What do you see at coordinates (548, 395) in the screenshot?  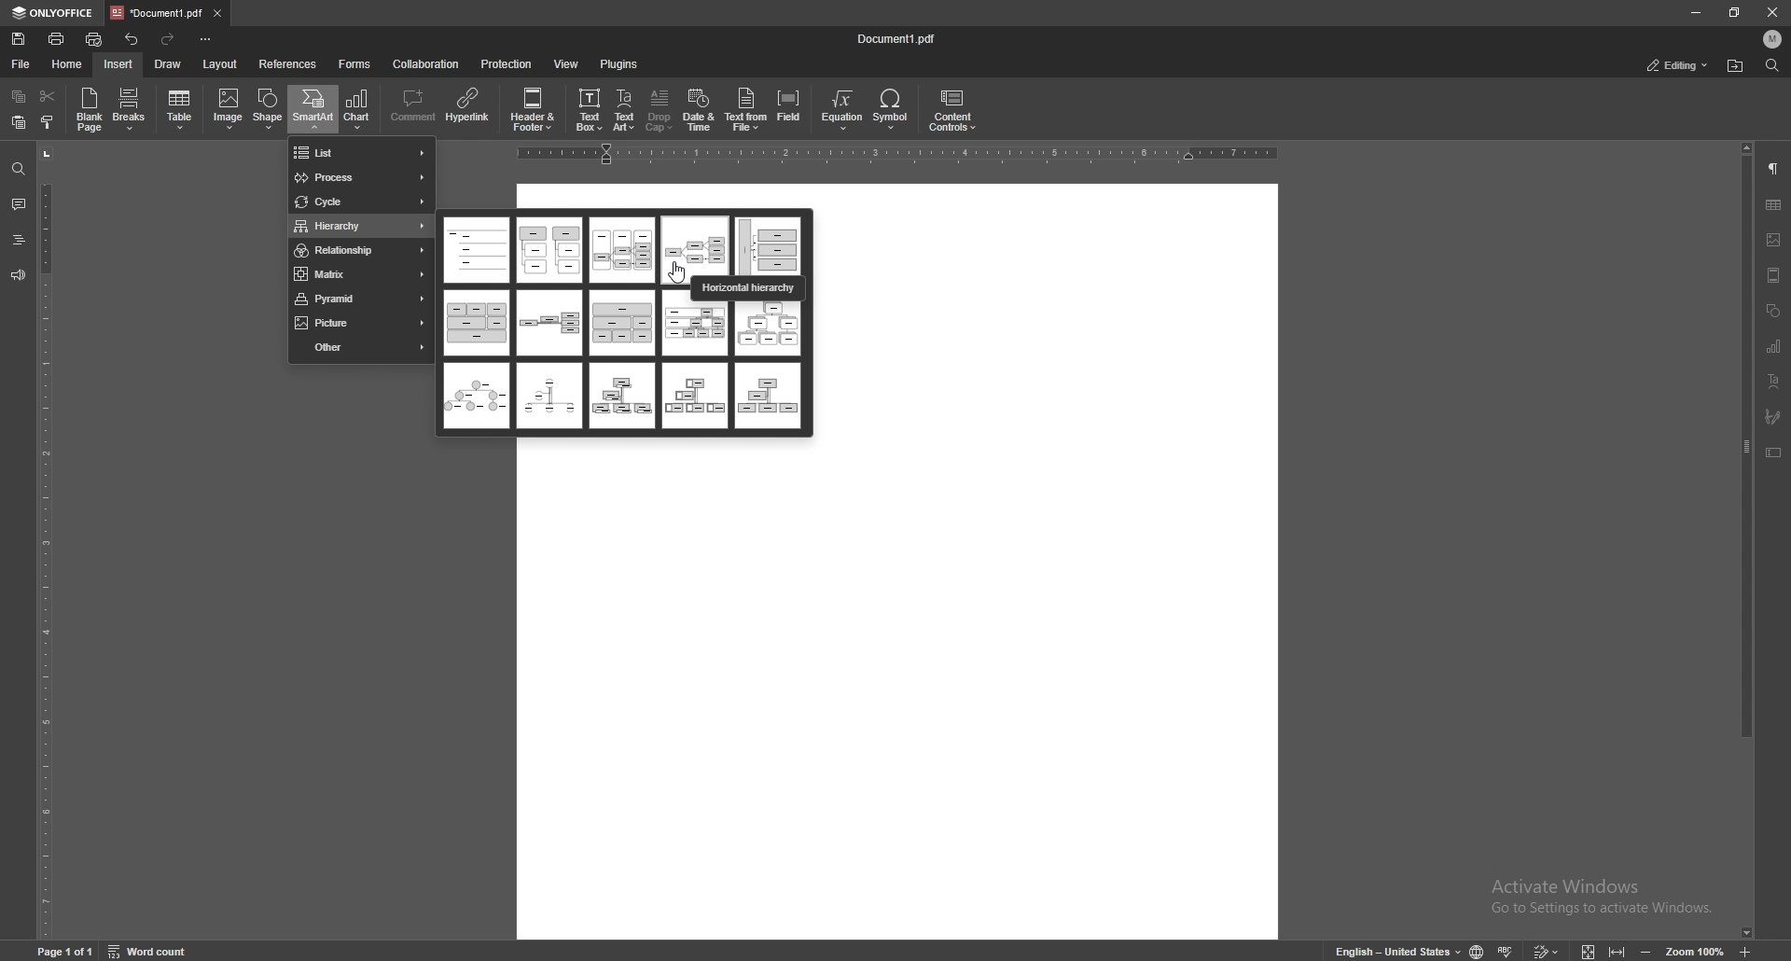 I see `hierarchy smart art` at bounding box center [548, 395].